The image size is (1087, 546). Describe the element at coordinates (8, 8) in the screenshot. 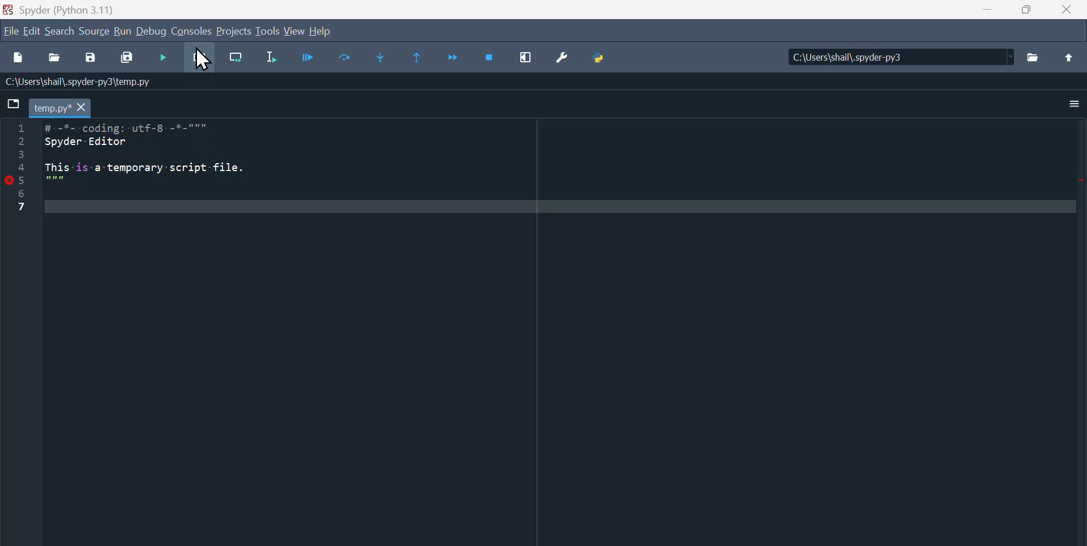

I see `app icon` at that location.